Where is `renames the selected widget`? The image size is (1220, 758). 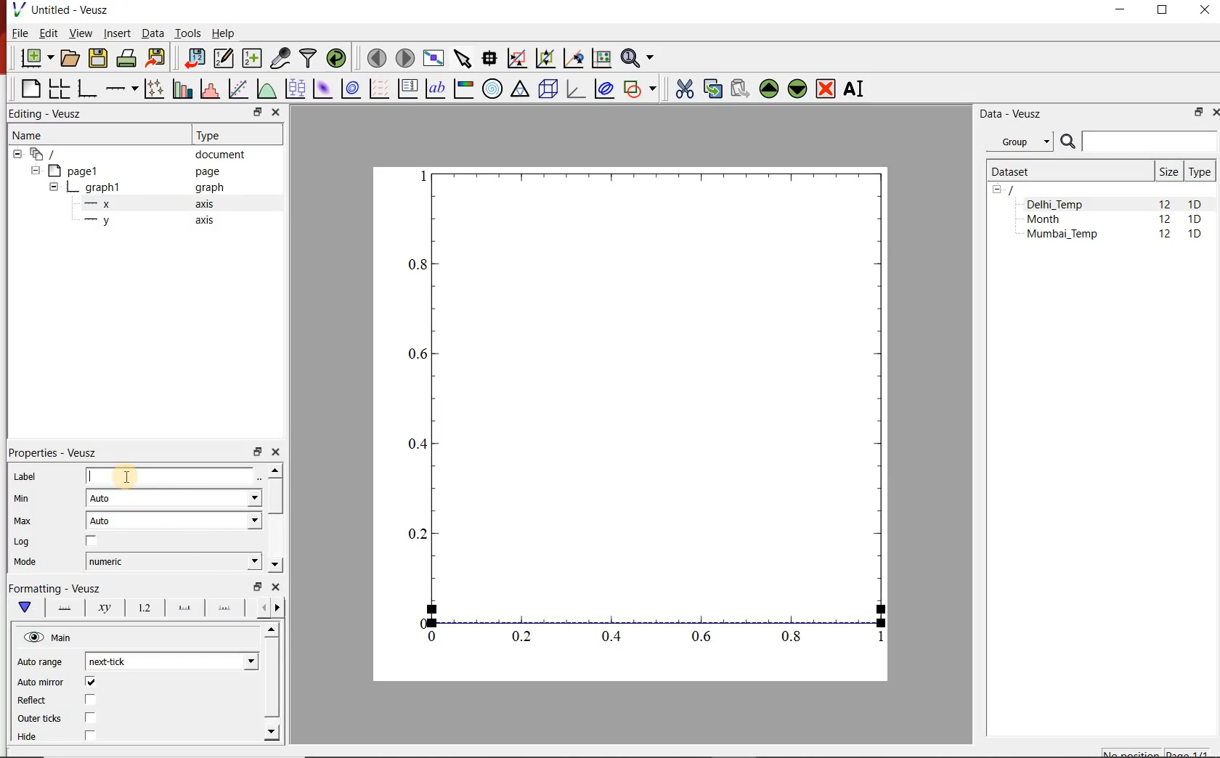 renames the selected widget is located at coordinates (855, 89).